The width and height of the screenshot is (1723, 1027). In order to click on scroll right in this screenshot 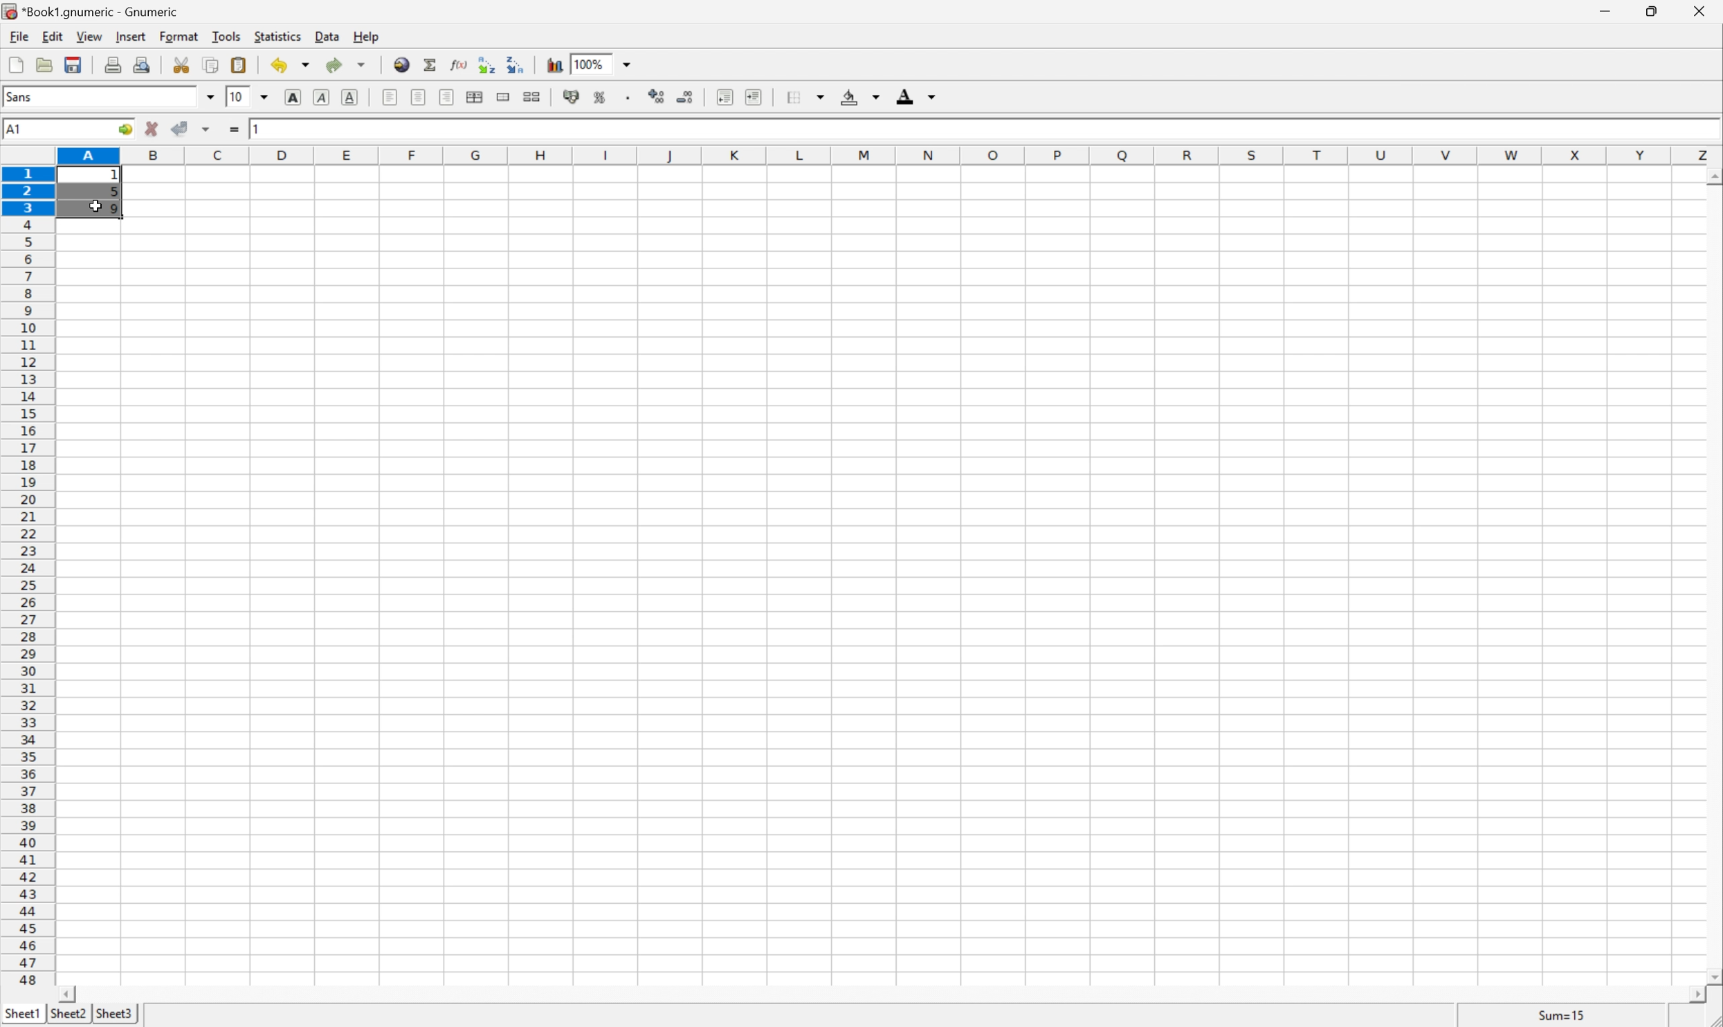, I will do `click(1696, 995)`.